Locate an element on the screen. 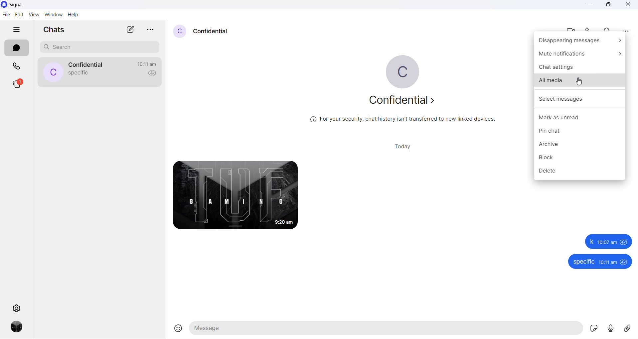 The width and height of the screenshot is (638, 339). calls is located at coordinates (17, 65).